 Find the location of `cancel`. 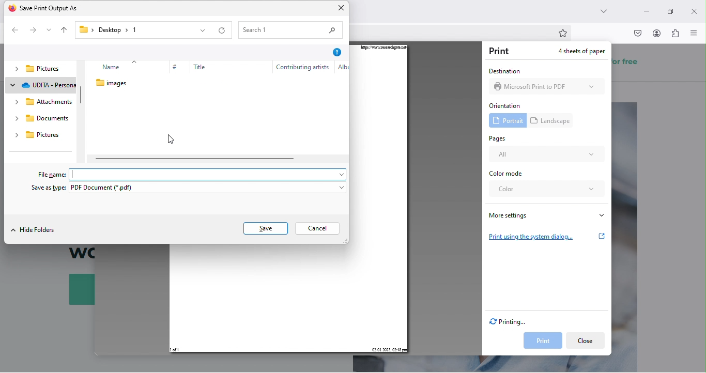

cancel is located at coordinates (320, 228).